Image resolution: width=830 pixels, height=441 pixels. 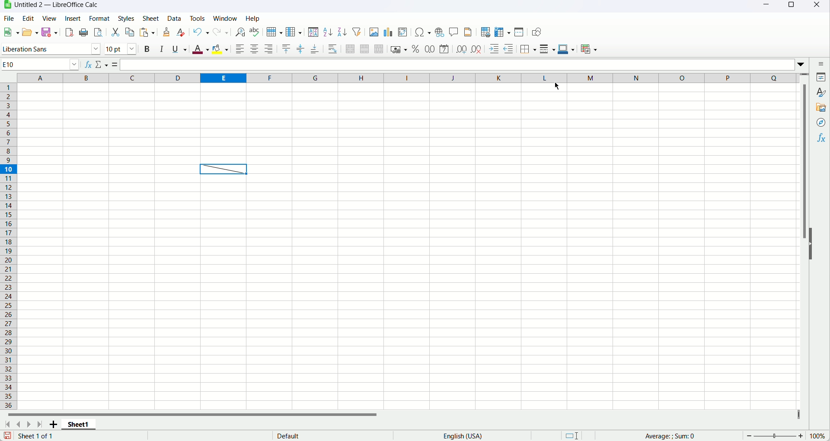 I want to click on Save, so click(x=7, y=436).